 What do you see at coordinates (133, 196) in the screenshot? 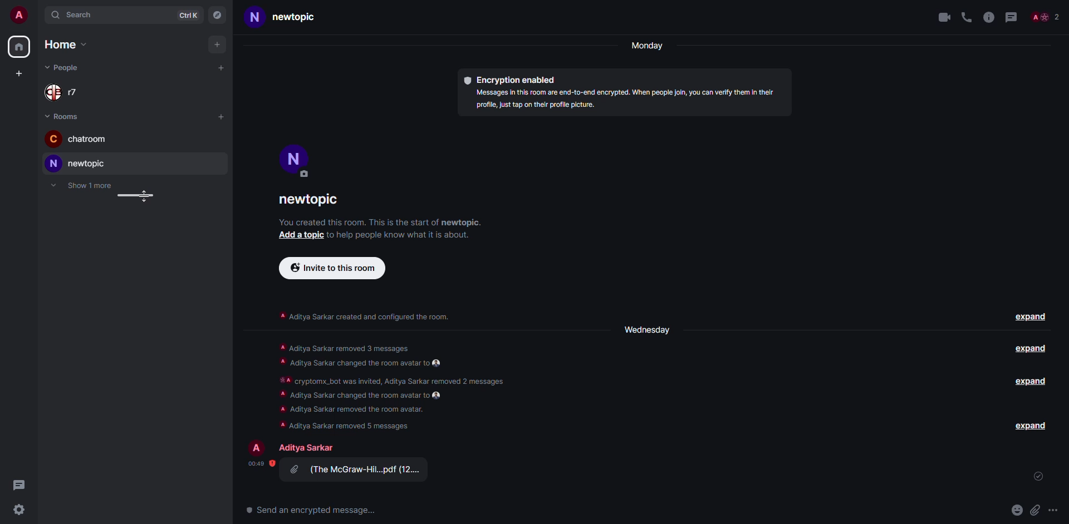
I see `adjust` at bounding box center [133, 196].